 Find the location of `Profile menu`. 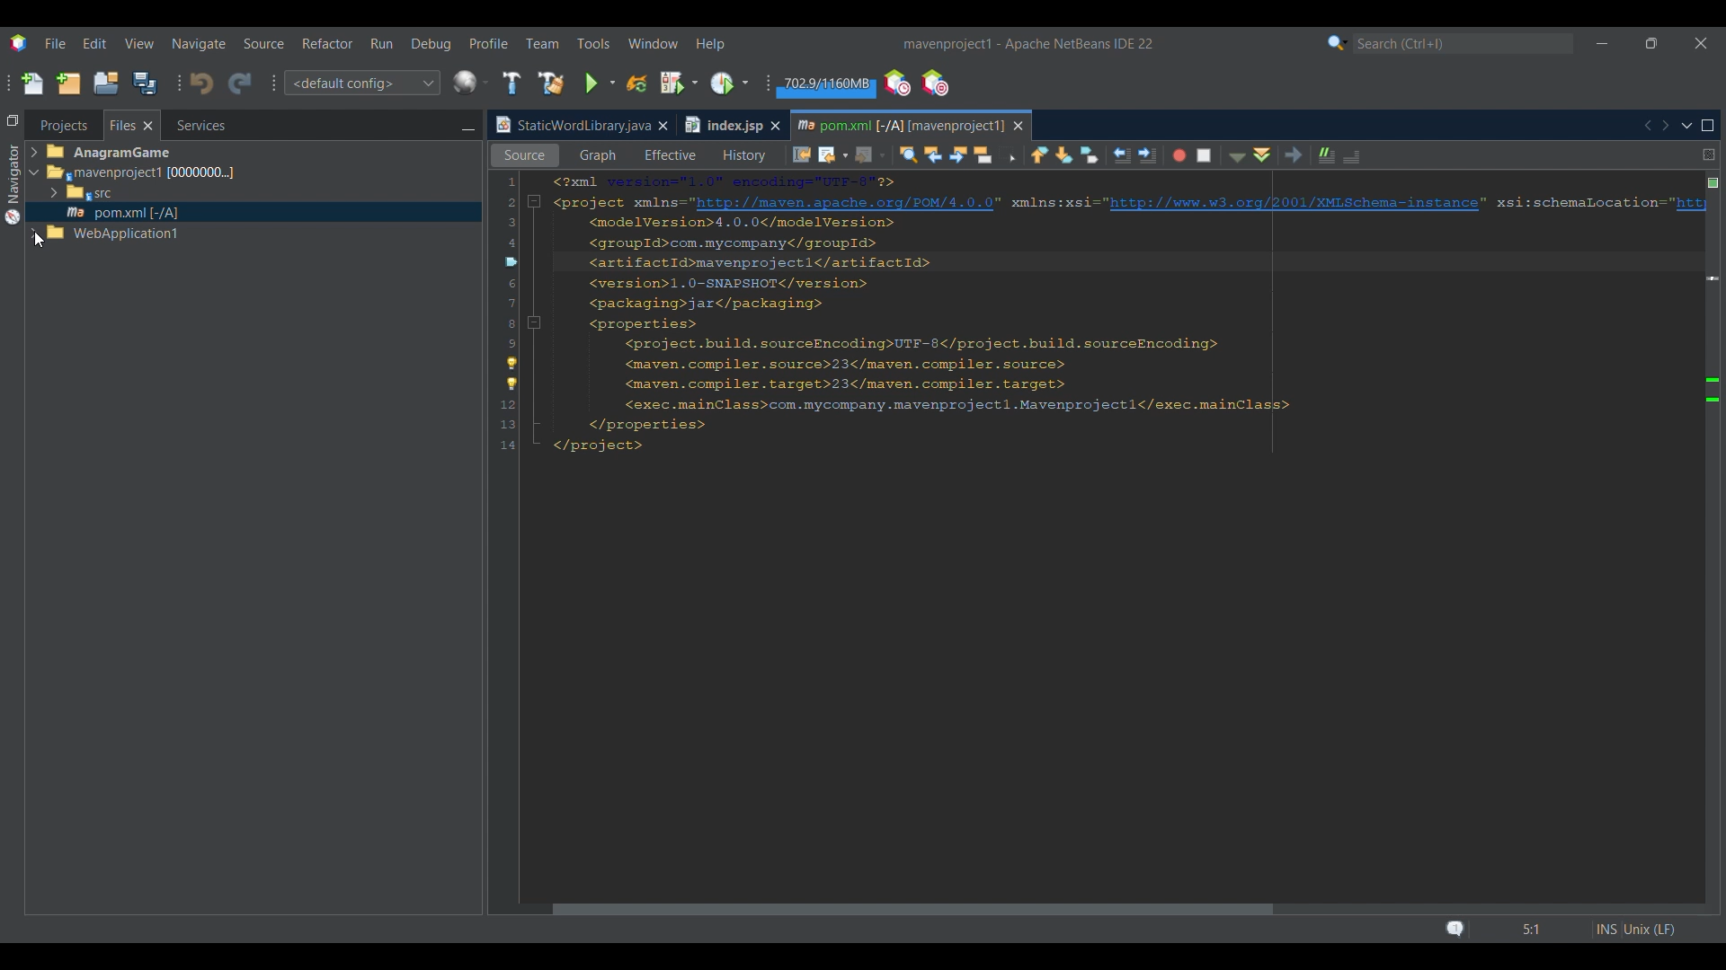

Profile menu is located at coordinates (489, 43).